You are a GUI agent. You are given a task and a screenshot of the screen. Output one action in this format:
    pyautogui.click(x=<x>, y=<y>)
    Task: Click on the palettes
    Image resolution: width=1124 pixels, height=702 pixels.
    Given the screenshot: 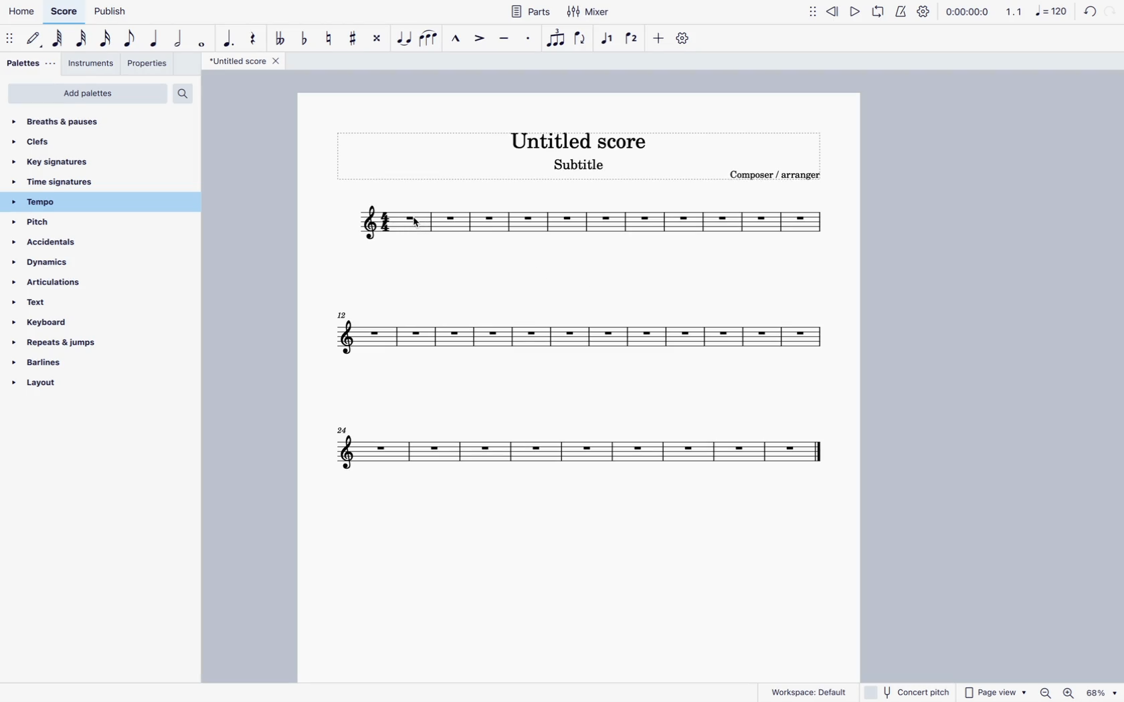 What is the action you would take?
    pyautogui.click(x=31, y=64)
    